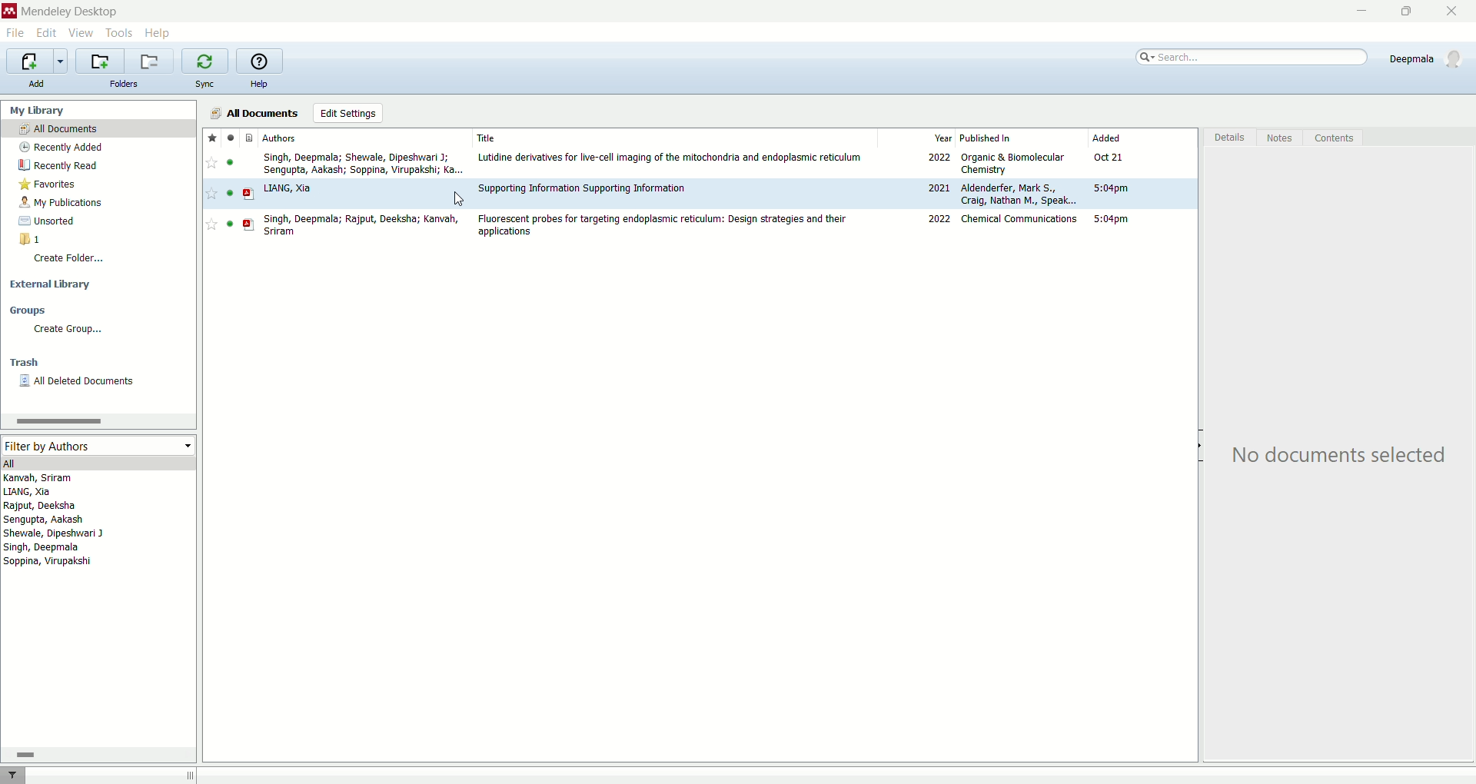 The width and height of the screenshot is (1476, 784). What do you see at coordinates (48, 560) in the screenshot?
I see `soppina, virupakshi` at bounding box center [48, 560].